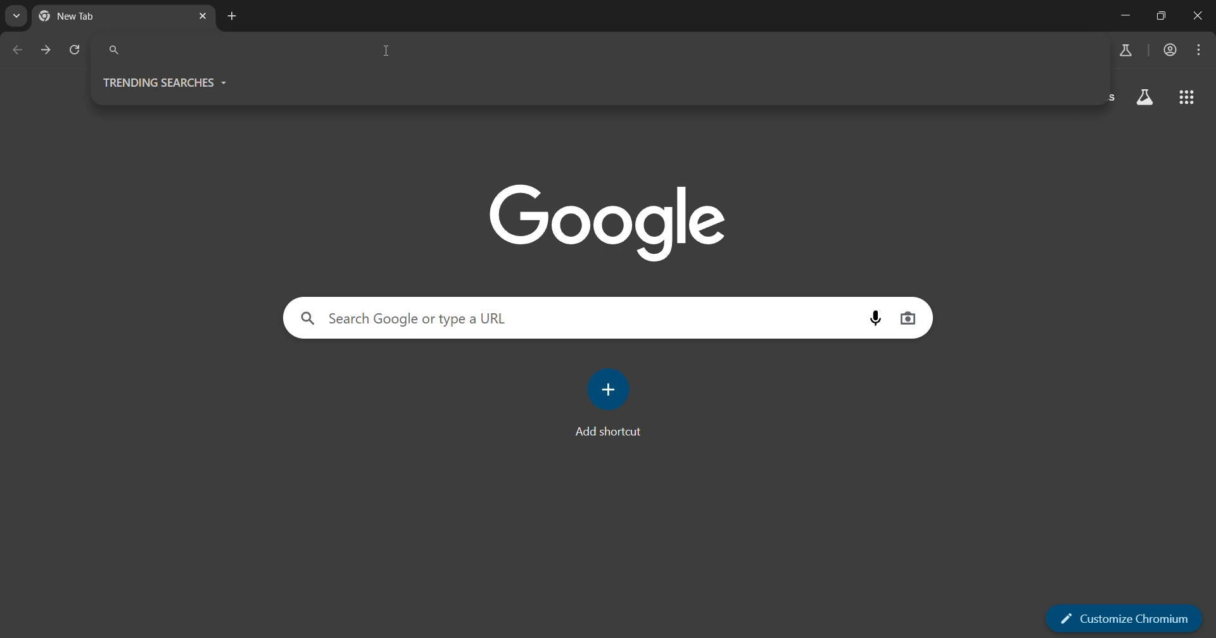 The image size is (1216, 638). What do you see at coordinates (96, 17) in the screenshot?
I see `new tab` at bounding box center [96, 17].